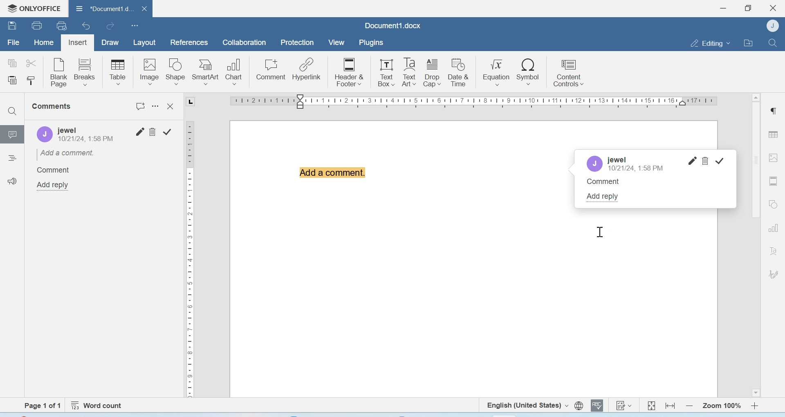 The image size is (785, 417). I want to click on More, so click(157, 108).